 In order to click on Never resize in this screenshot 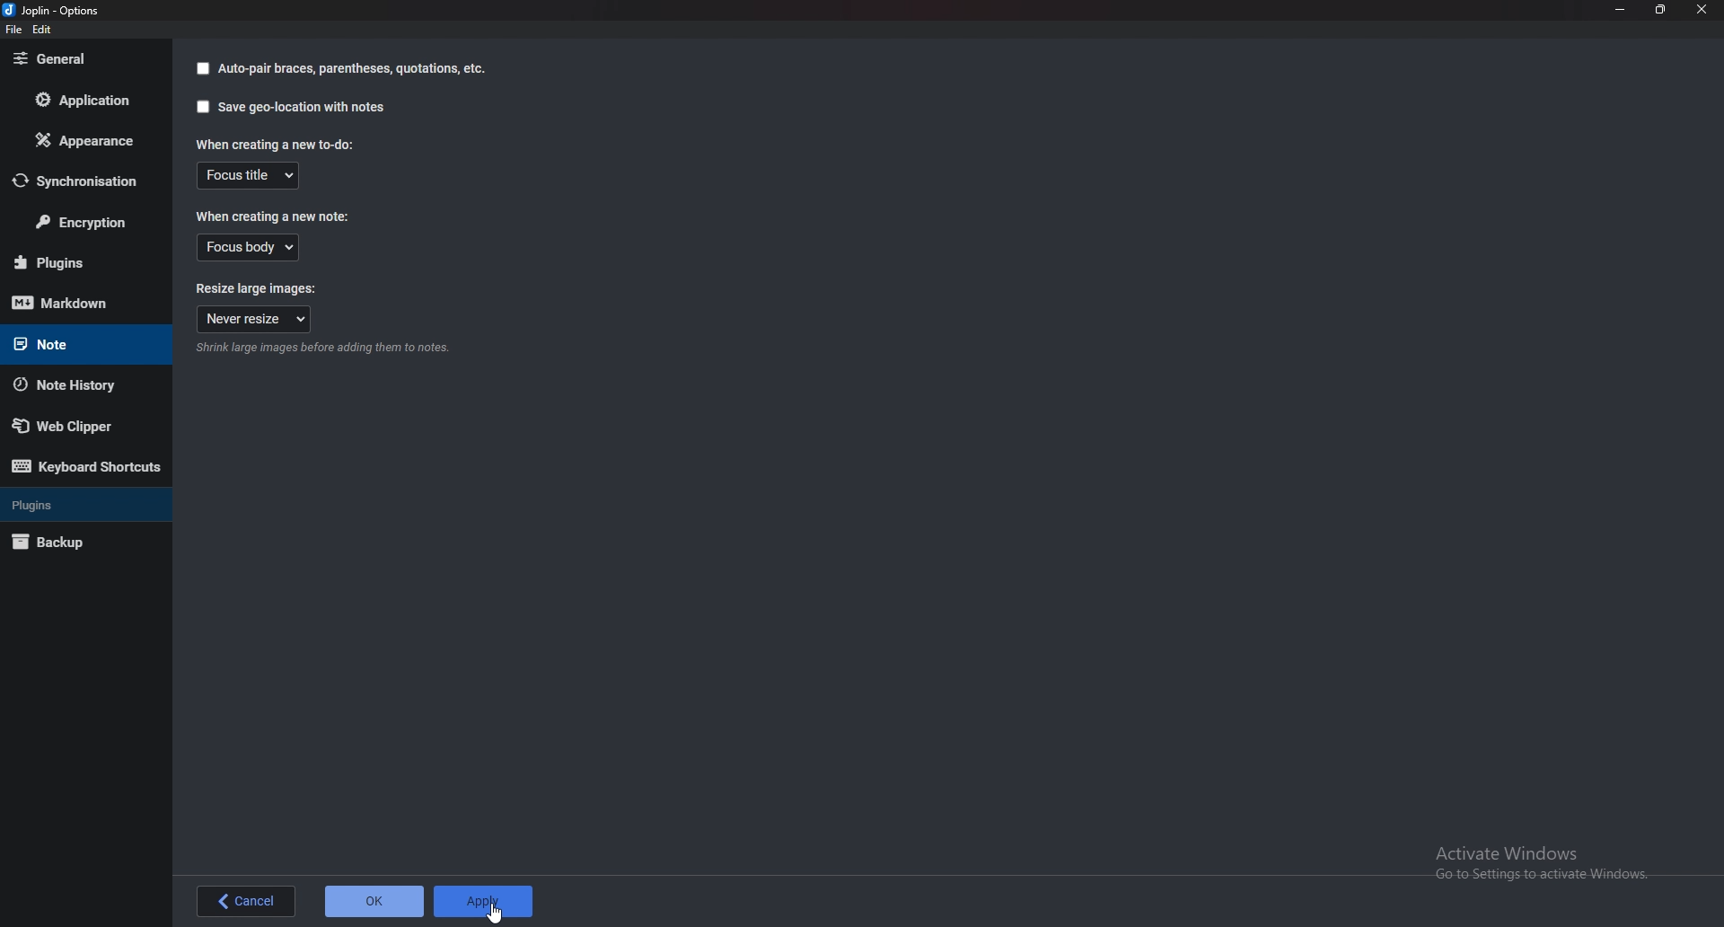, I will do `click(253, 320)`.